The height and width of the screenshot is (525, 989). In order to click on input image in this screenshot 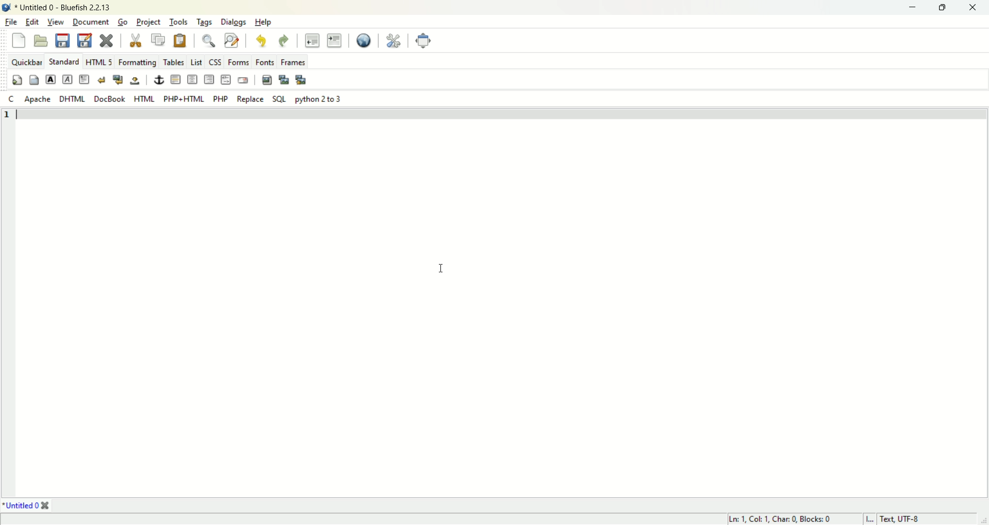, I will do `click(267, 80)`.